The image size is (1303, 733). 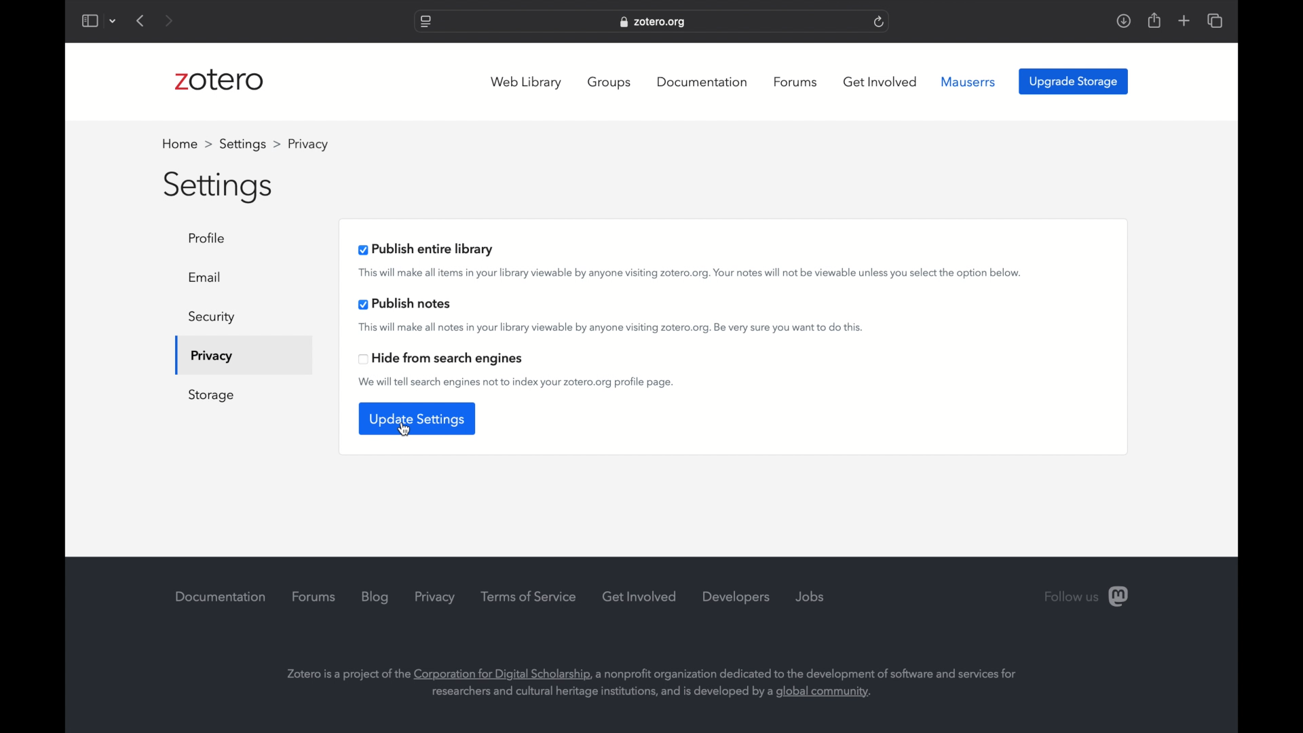 What do you see at coordinates (424, 22) in the screenshot?
I see `website settings` at bounding box center [424, 22].